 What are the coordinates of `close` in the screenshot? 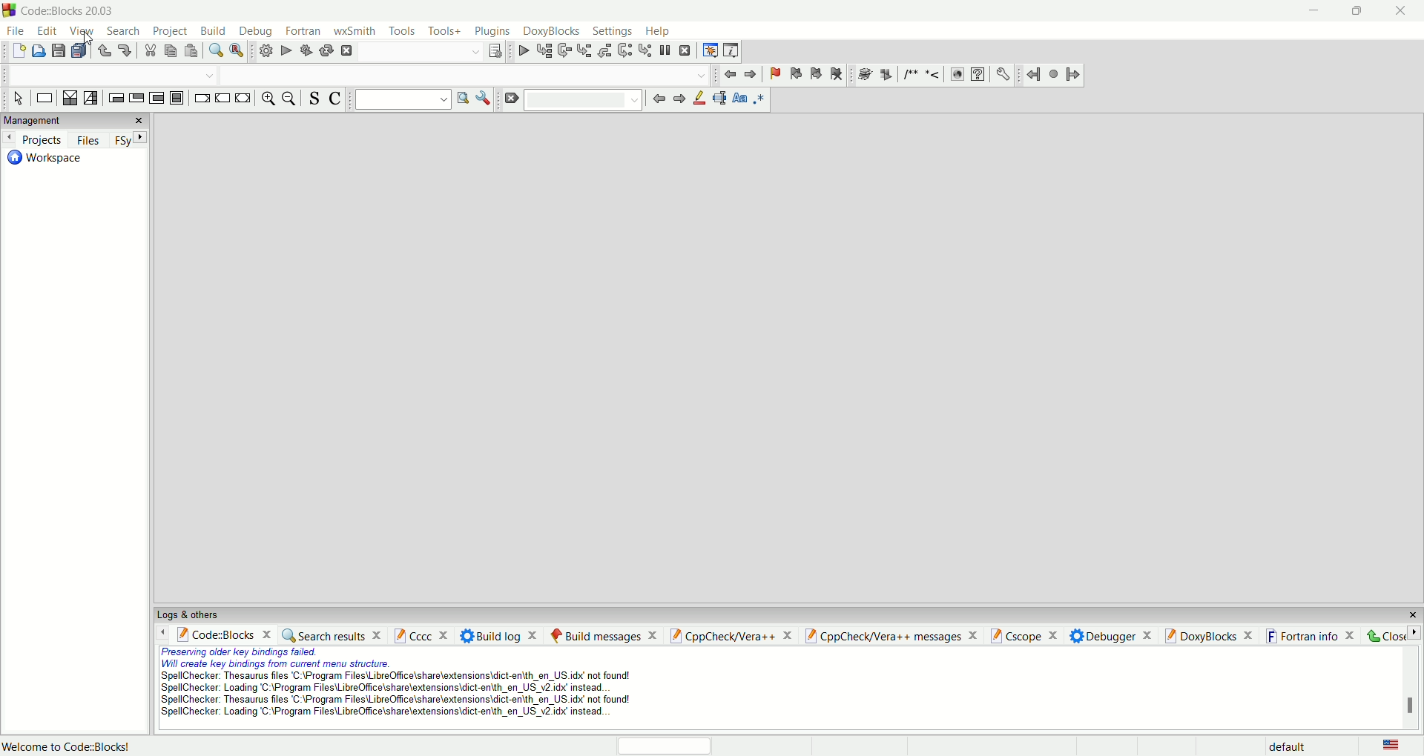 It's located at (1408, 11).